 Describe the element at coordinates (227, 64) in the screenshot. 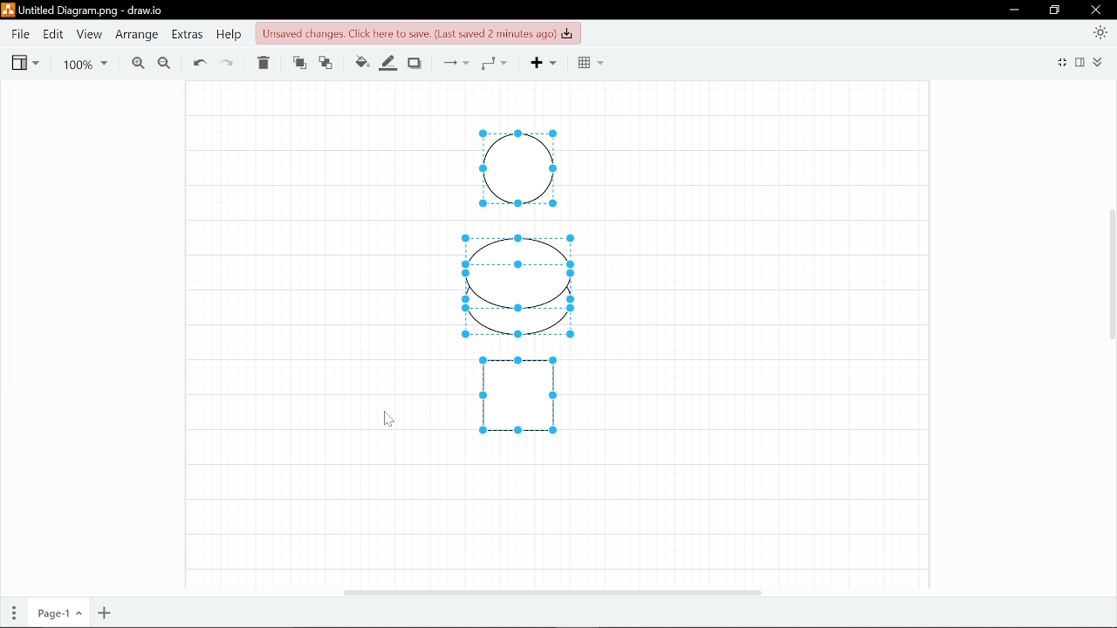

I see `Redo` at that location.